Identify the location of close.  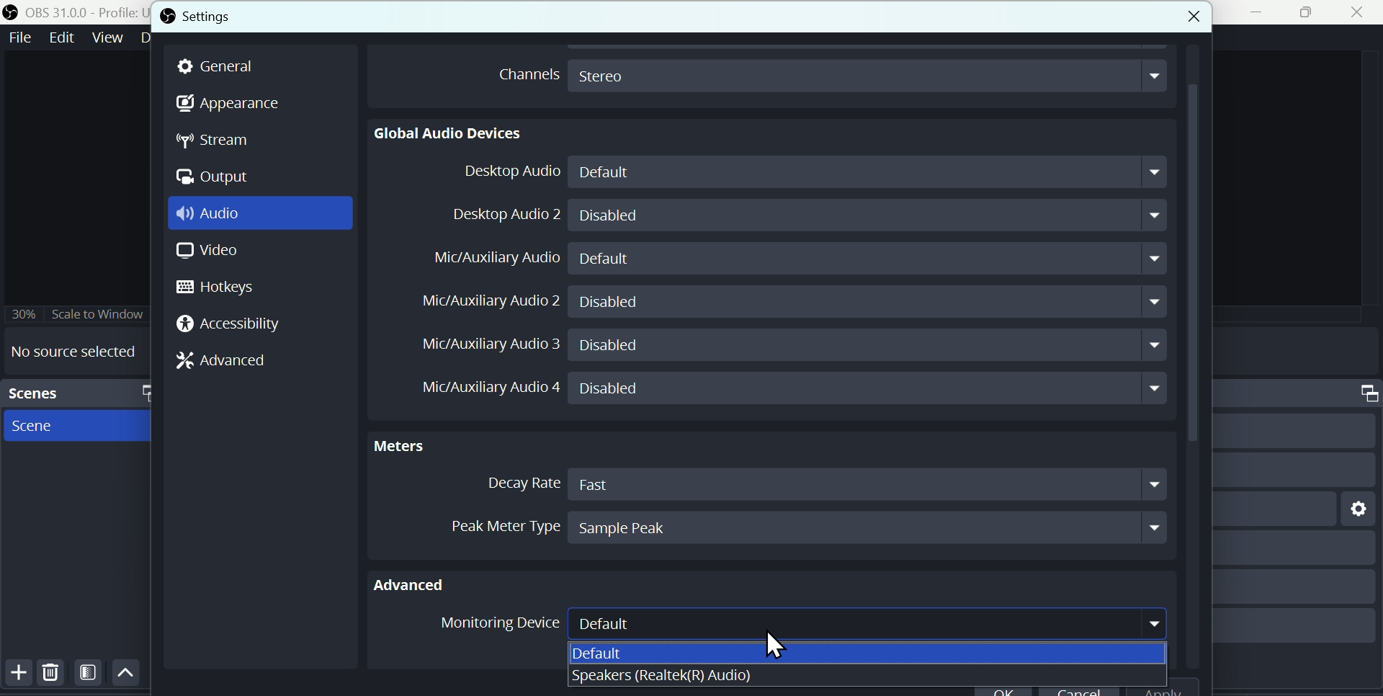
(1178, 14).